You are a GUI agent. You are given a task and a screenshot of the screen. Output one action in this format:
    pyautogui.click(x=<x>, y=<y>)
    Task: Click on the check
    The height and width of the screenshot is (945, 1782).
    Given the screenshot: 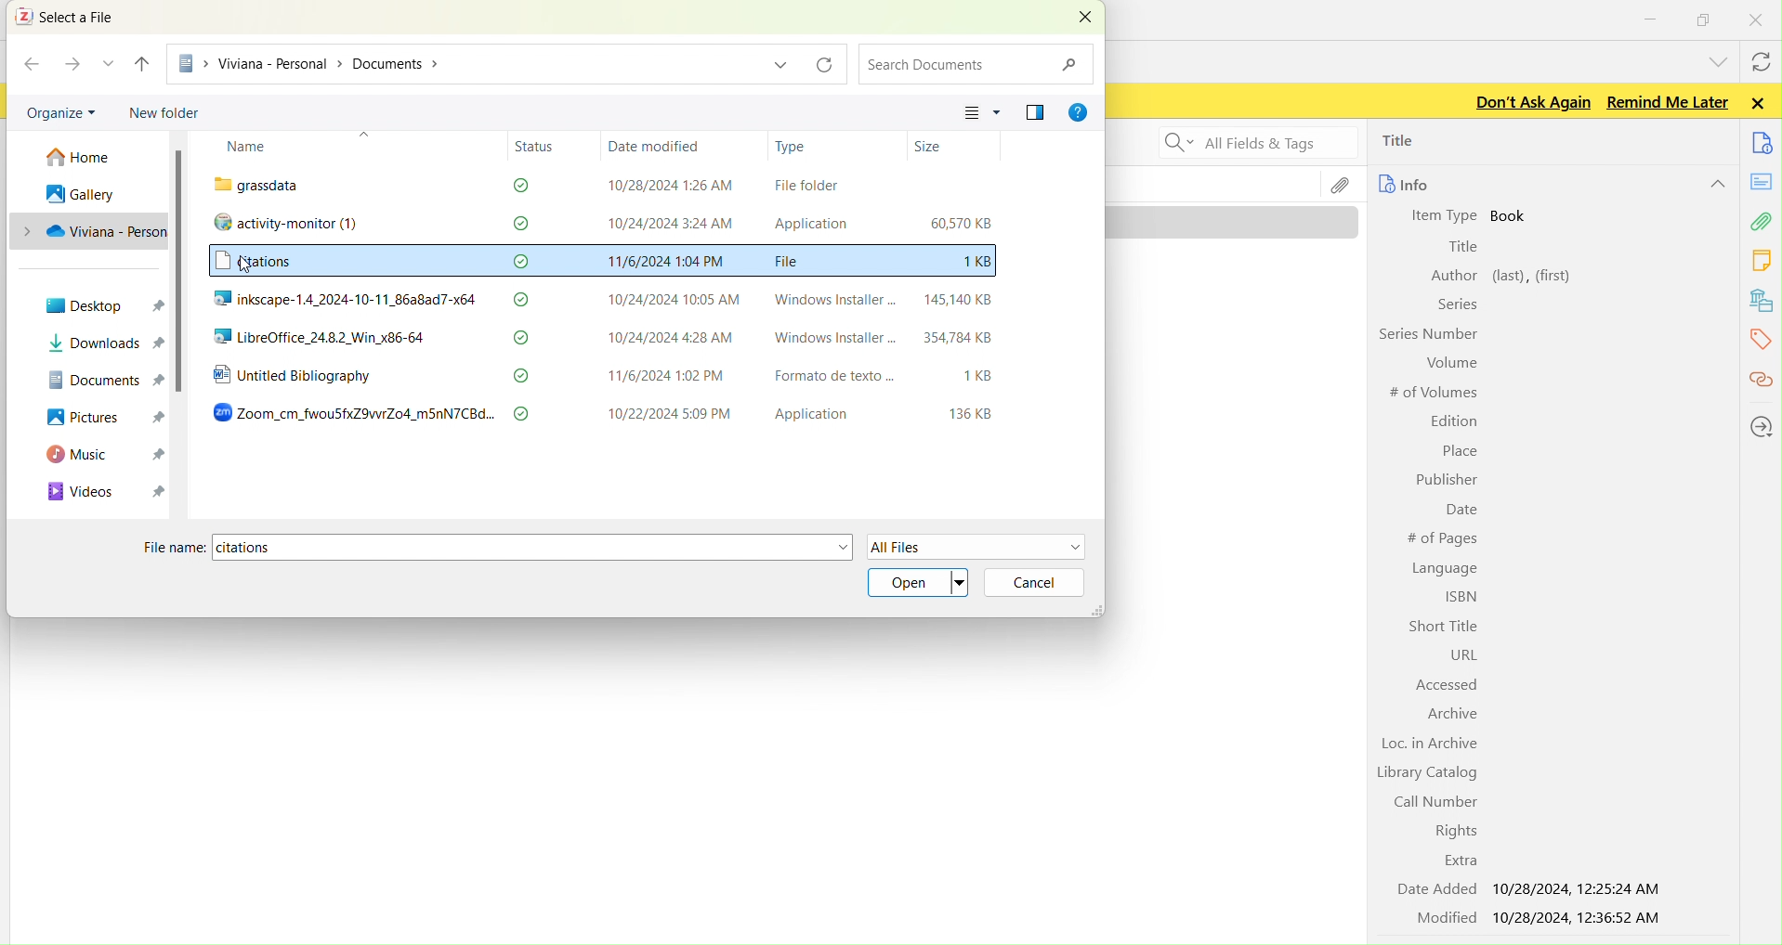 What is the action you would take?
    pyautogui.click(x=523, y=262)
    